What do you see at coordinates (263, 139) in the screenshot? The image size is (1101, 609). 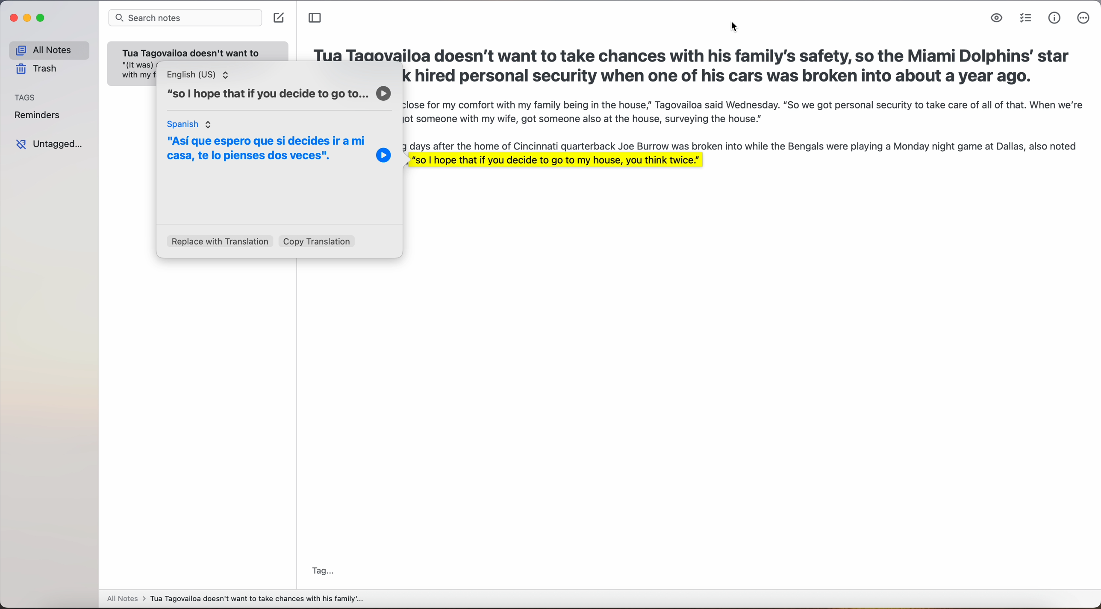 I see `spanish translation` at bounding box center [263, 139].